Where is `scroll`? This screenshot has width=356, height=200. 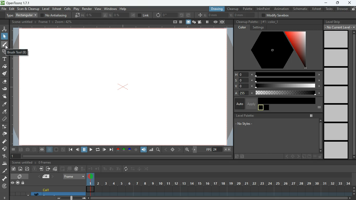 scroll is located at coordinates (354, 190).